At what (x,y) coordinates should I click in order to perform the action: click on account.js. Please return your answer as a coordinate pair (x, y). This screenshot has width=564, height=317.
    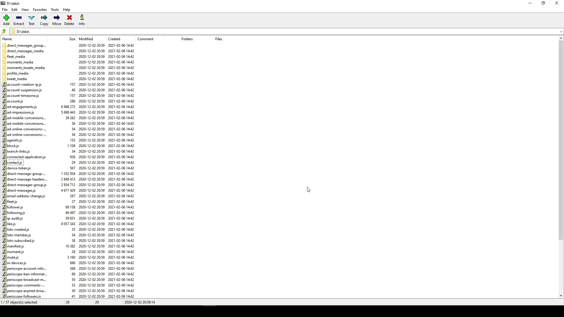
    Looking at the image, I should click on (15, 101).